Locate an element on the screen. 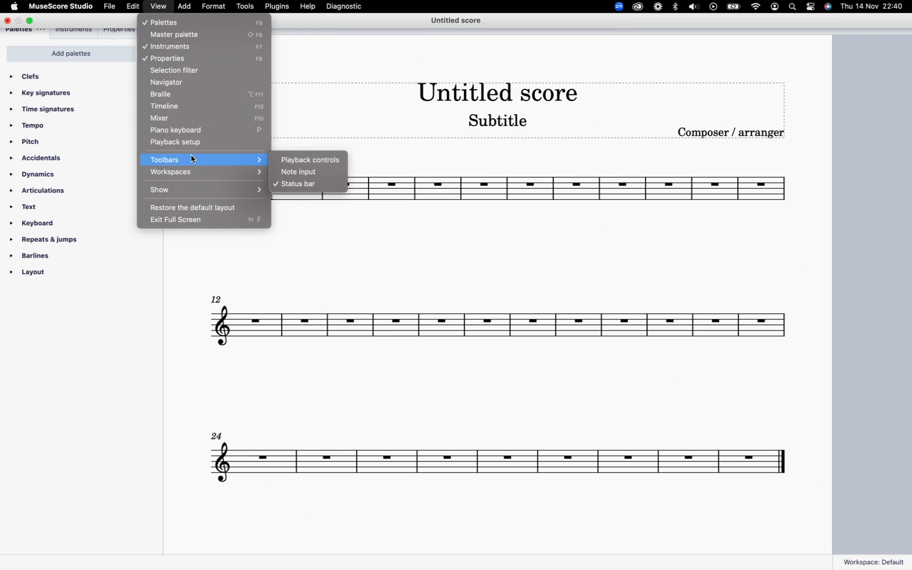 The width and height of the screenshot is (912, 570). palettes is located at coordinates (27, 31).